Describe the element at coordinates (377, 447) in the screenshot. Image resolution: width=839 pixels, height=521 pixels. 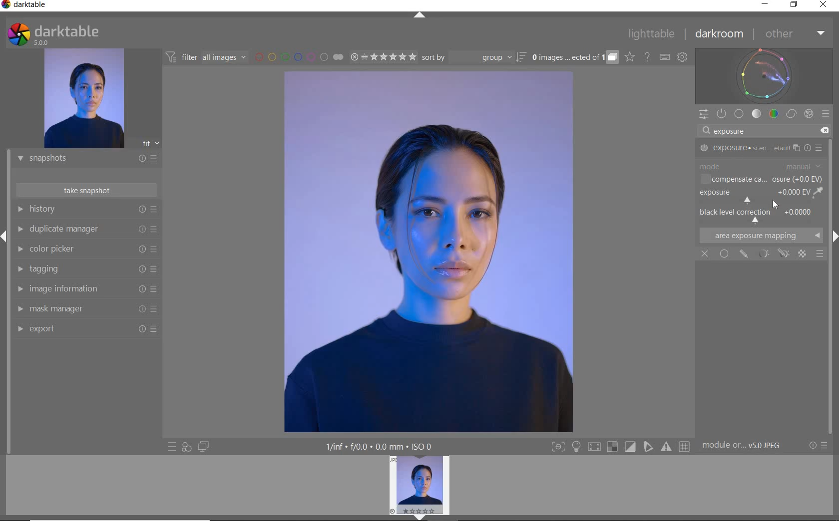
I see `DISPLAYED GUI INFO` at that location.